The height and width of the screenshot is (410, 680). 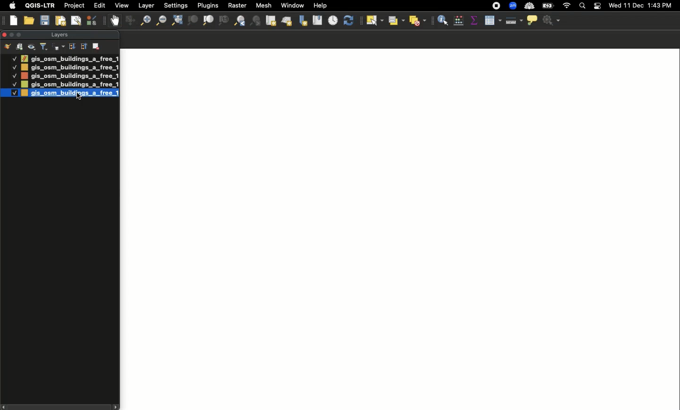 I want to click on wed, so click(x=614, y=6).